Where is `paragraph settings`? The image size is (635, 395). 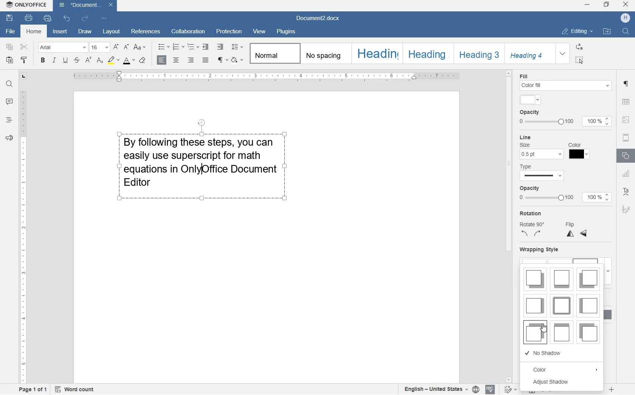
paragraph settings is located at coordinates (626, 84).